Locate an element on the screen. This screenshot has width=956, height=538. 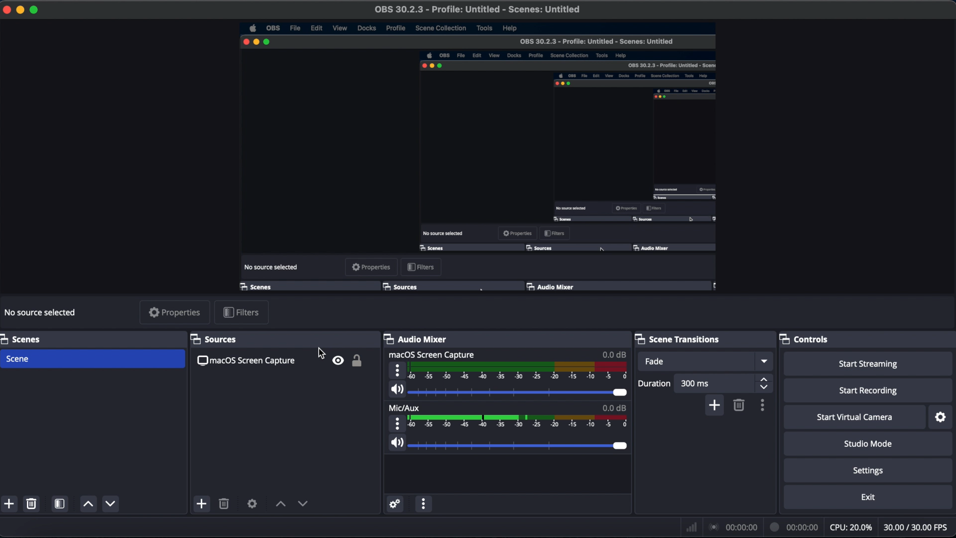
minimize is located at coordinates (19, 10).